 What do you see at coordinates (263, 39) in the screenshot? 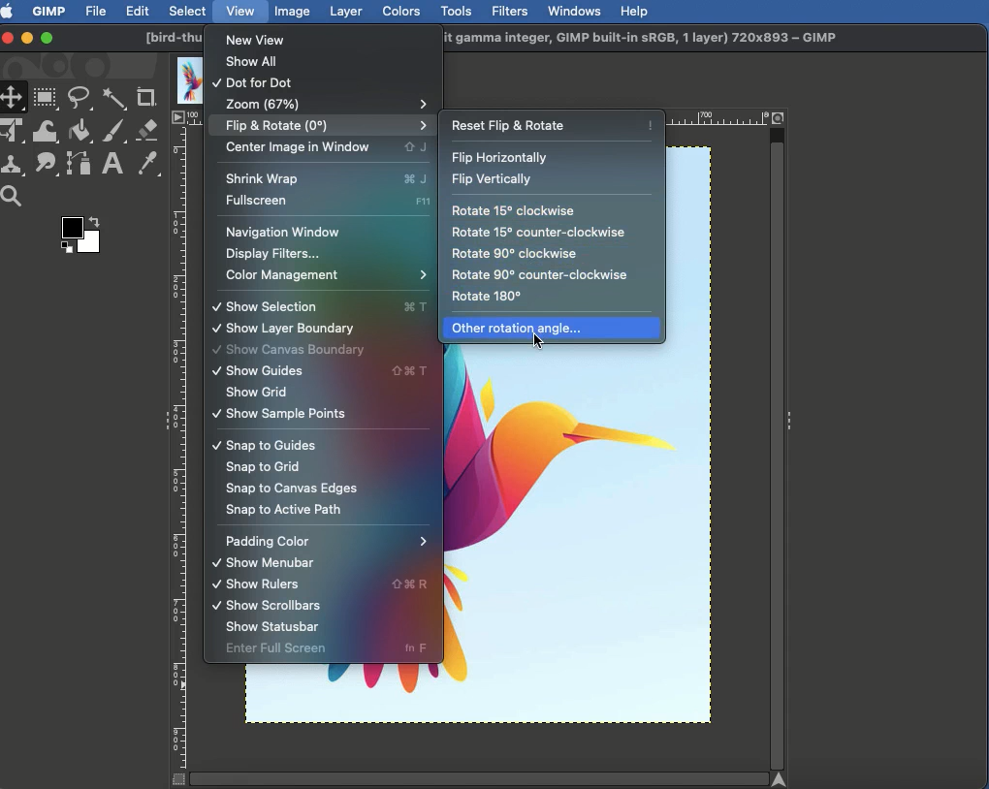
I see `New view` at bounding box center [263, 39].